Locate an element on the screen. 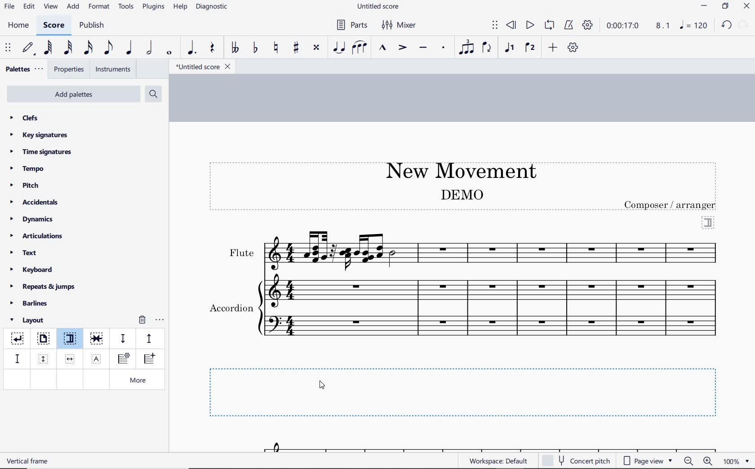 Image resolution: width=755 pixels, height=469 pixels. text is located at coordinates (29, 460).